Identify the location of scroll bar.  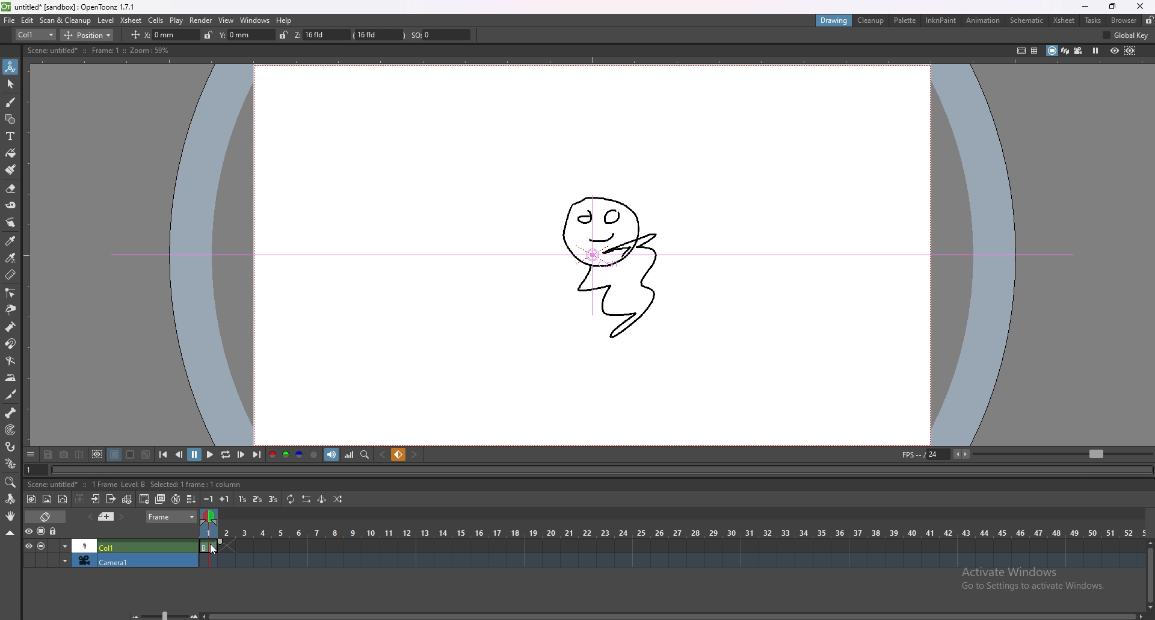
(1150, 572).